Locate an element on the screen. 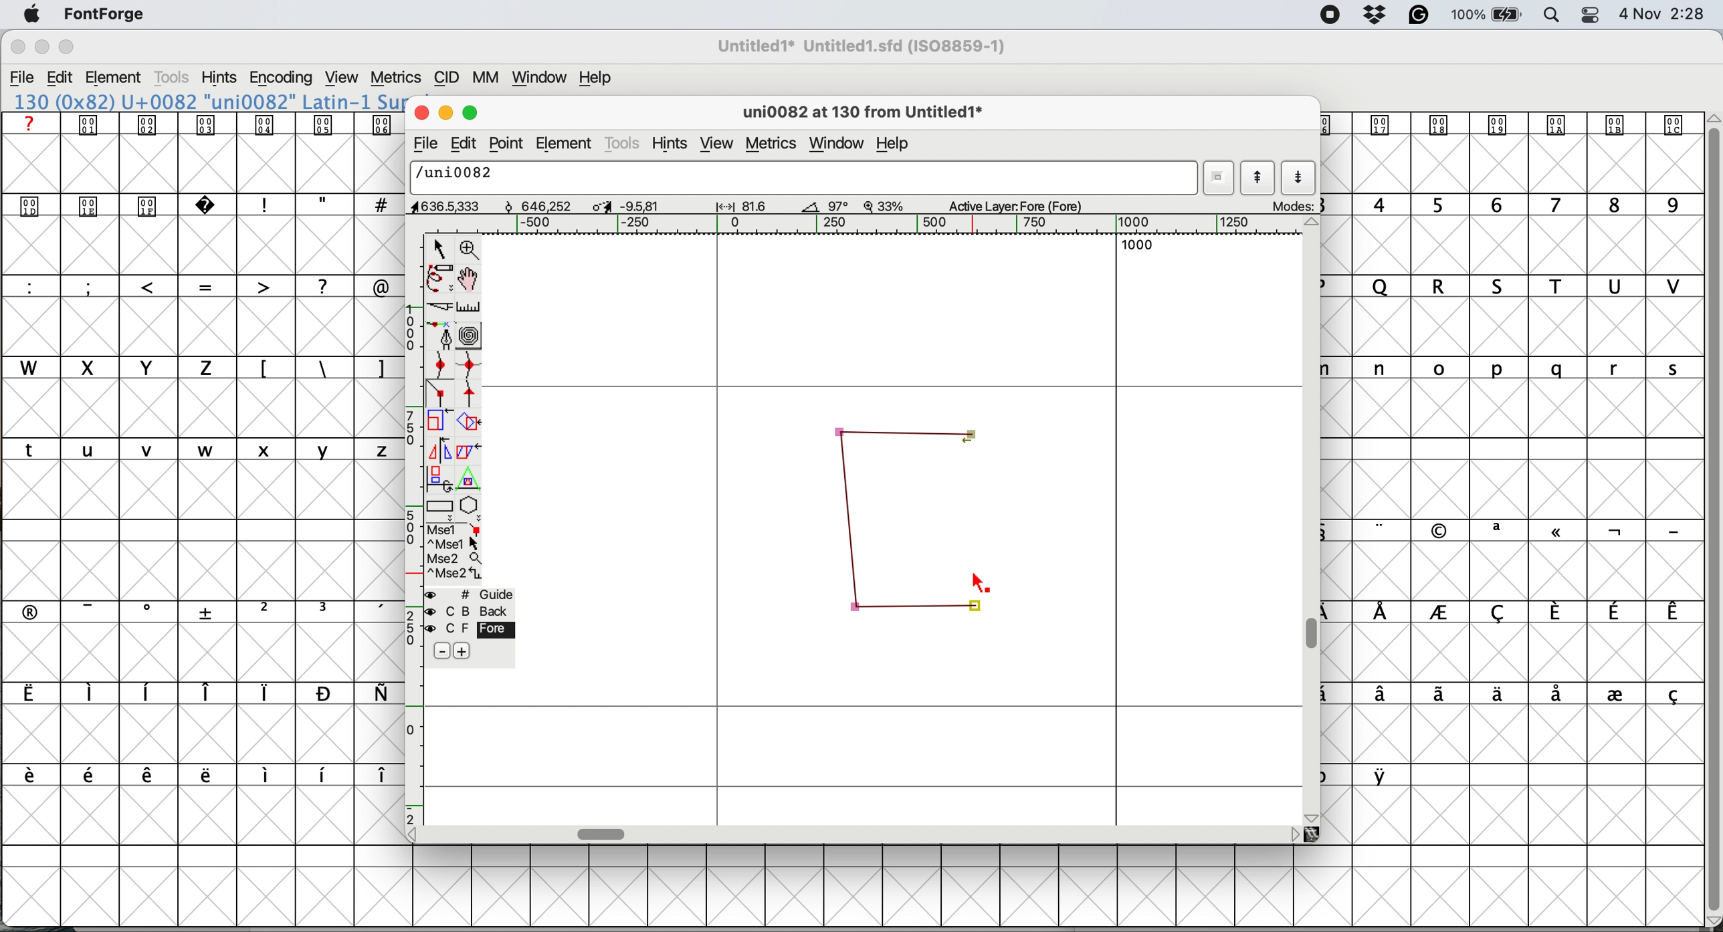  Date and Time is located at coordinates (1668, 14).